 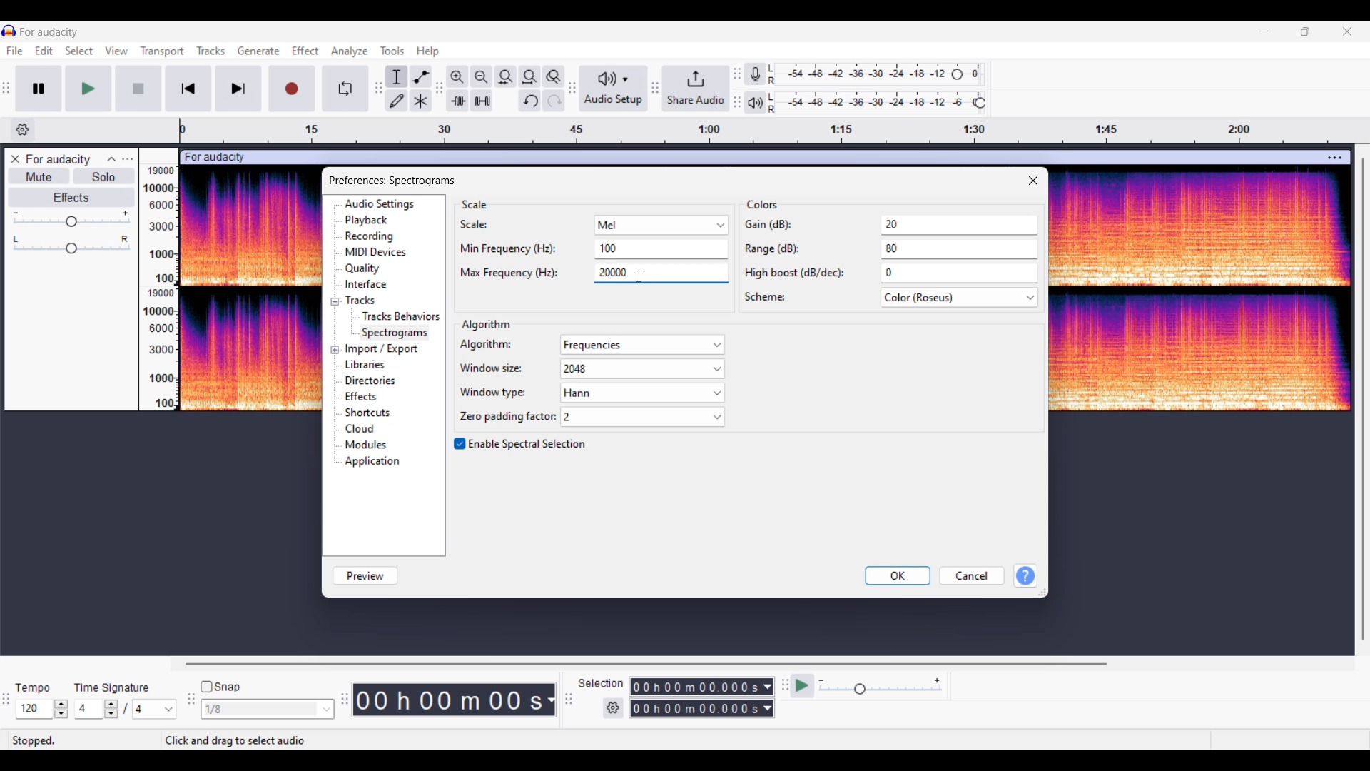 I want to click on Number changed, so click(x=609, y=248).